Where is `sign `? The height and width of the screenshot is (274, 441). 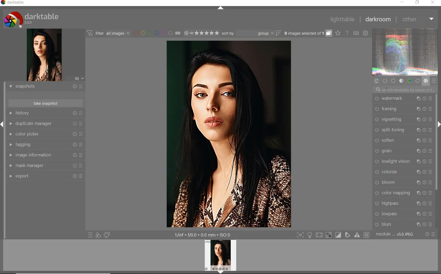
sign  is located at coordinates (338, 235).